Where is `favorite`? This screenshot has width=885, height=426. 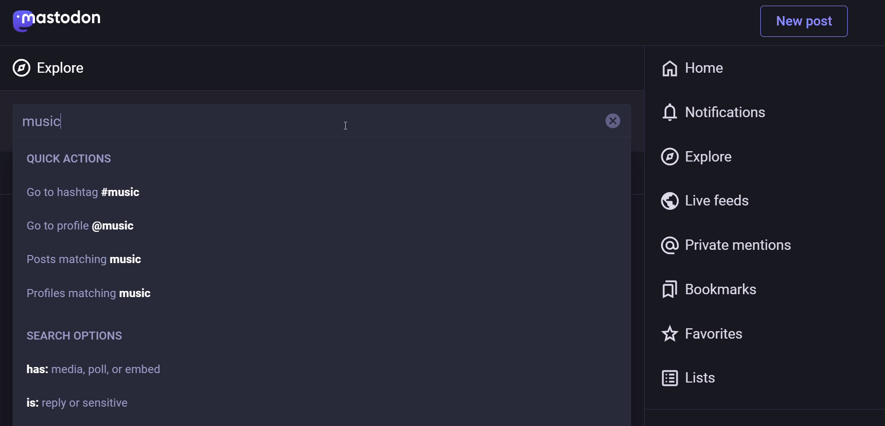 favorite is located at coordinates (698, 335).